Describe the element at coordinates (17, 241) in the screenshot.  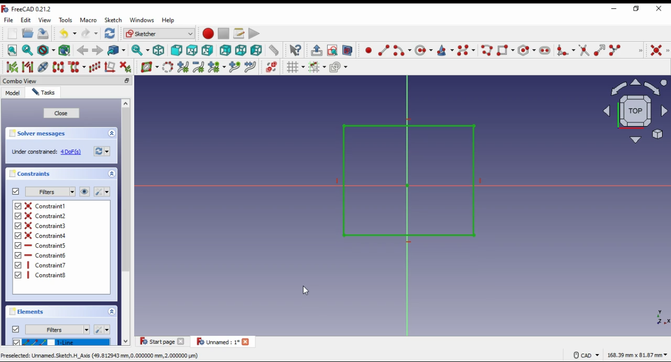
I see `checkbox` at that location.